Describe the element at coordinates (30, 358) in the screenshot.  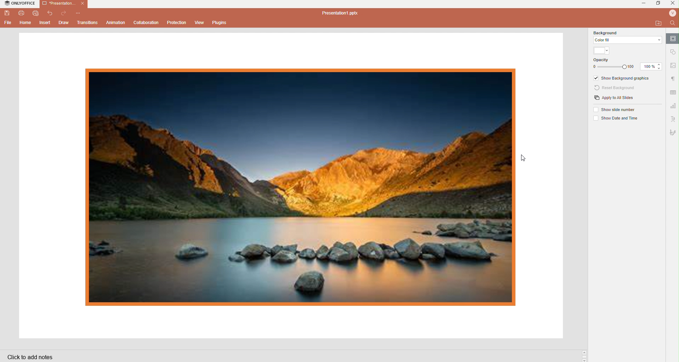
I see `Click to add notes` at that location.